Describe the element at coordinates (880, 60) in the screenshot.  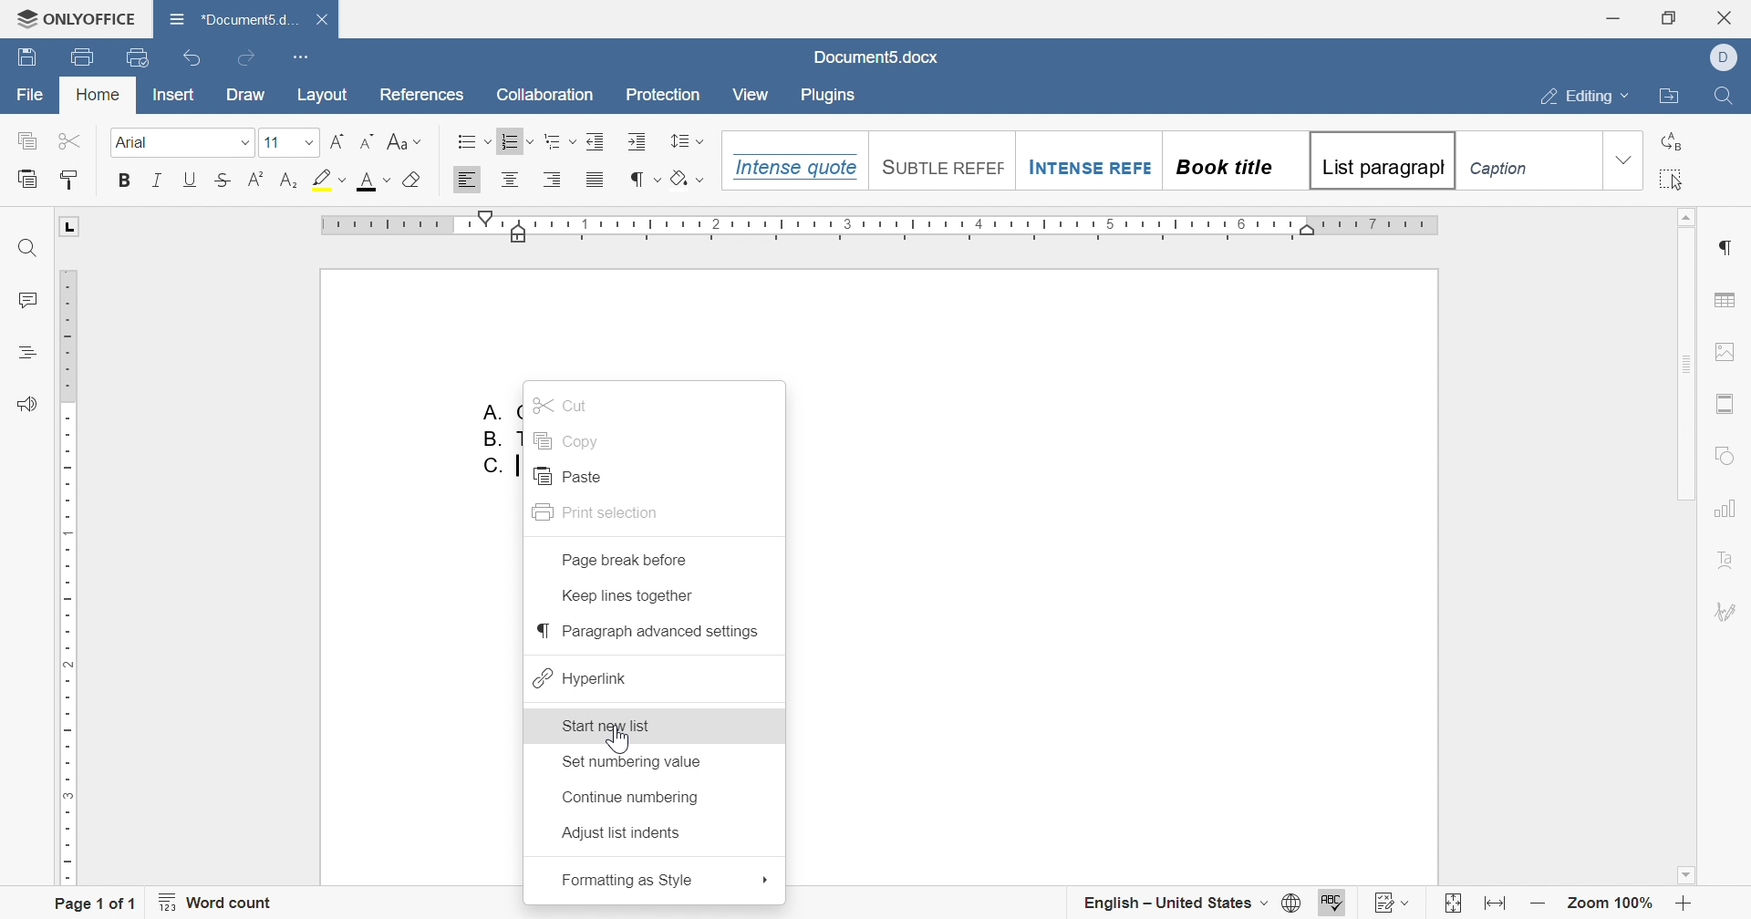
I see `document5.docx` at that location.